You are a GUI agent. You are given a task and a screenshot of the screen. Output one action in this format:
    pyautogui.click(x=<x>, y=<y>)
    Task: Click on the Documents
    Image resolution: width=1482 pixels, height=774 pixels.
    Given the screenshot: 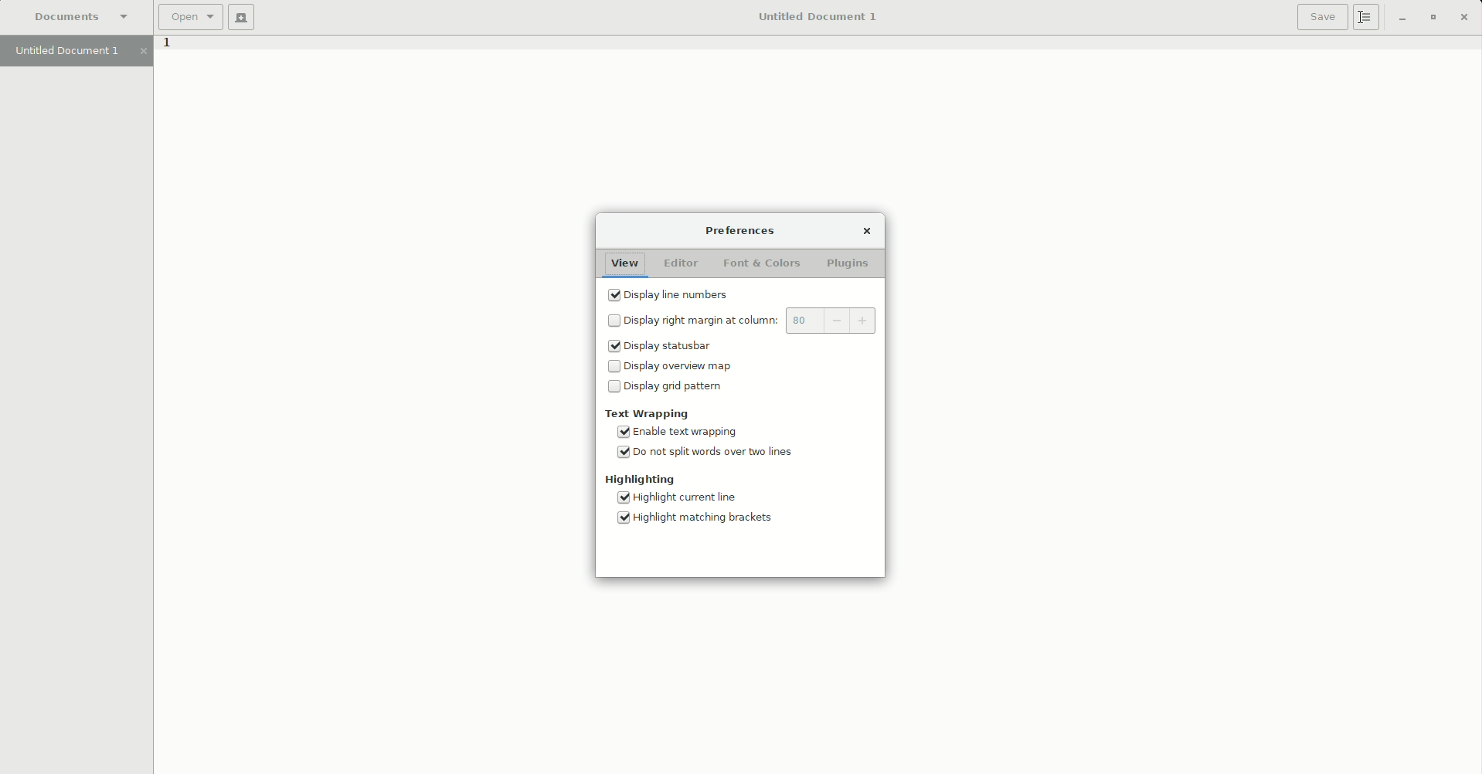 What is the action you would take?
    pyautogui.click(x=82, y=17)
    